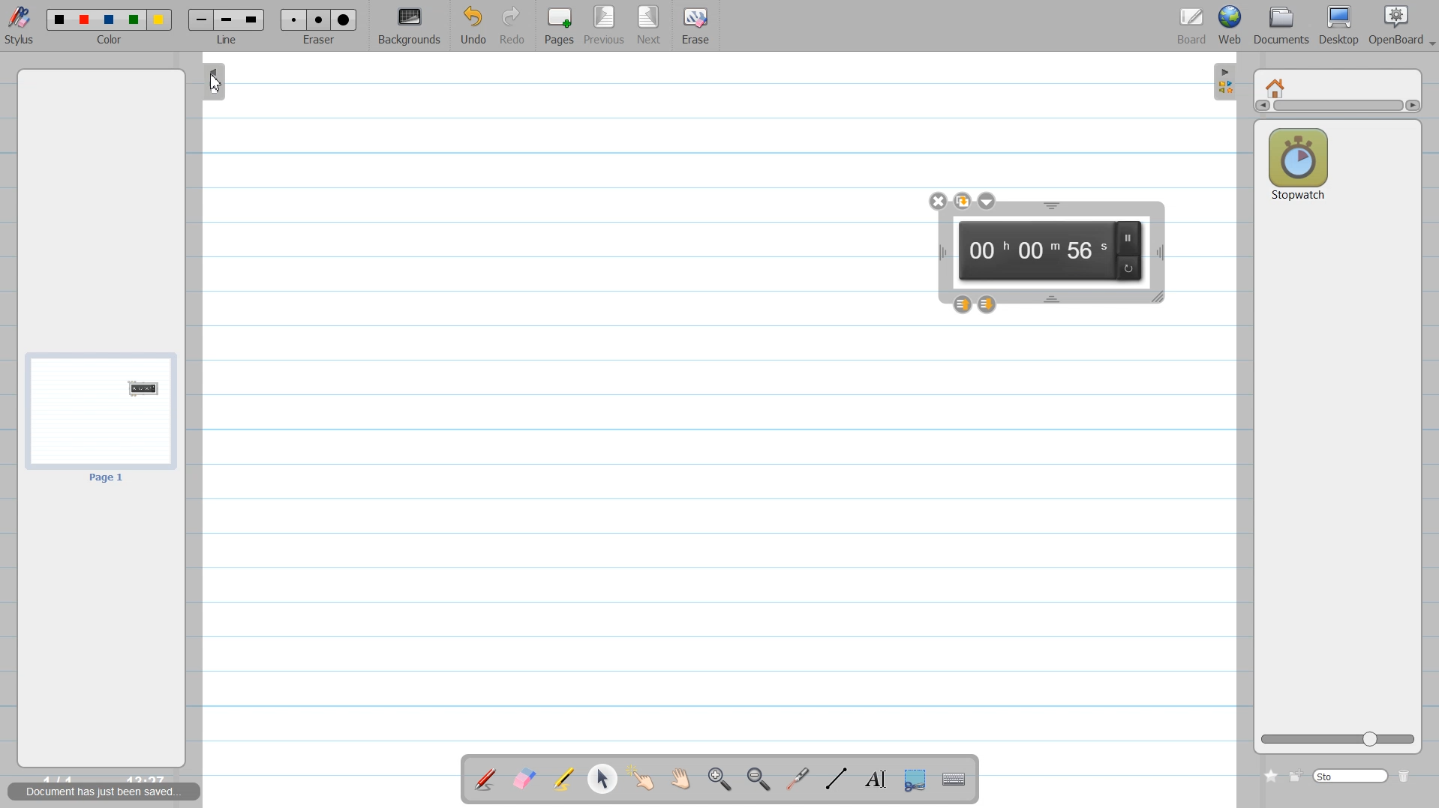 This screenshot has height=808, width=1439. Describe the element at coordinates (695, 26) in the screenshot. I see `Erase` at that location.